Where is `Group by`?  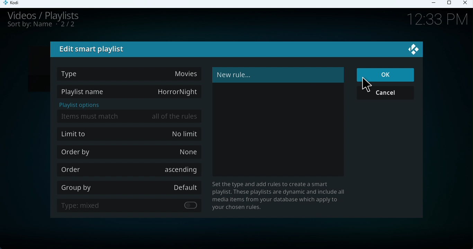 Group by is located at coordinates (131, 186).